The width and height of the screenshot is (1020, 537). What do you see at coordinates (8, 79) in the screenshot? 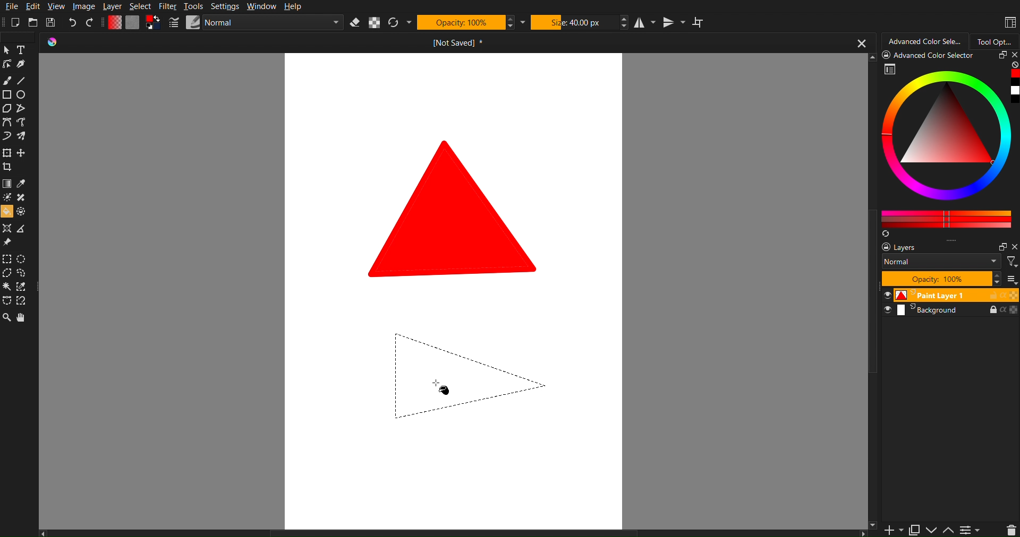
I see `Brush` at bounding box center [8, 79].